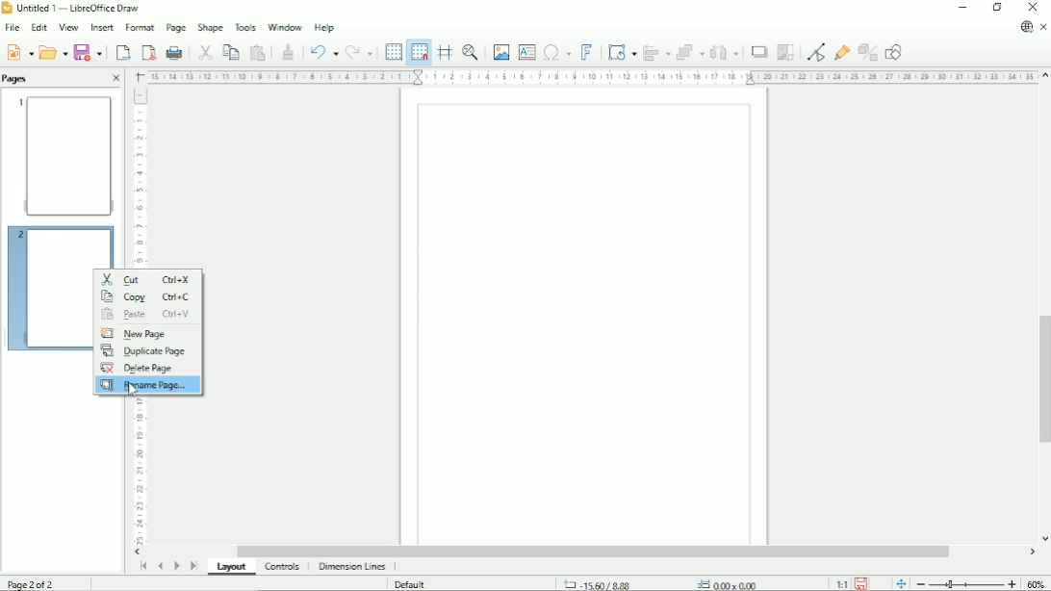 The height and width of the screenshot is (591, 1051). What do you see at coordinates (63, 155) in the screenshot?
I see `Preview` at bounding box center [63, 155].